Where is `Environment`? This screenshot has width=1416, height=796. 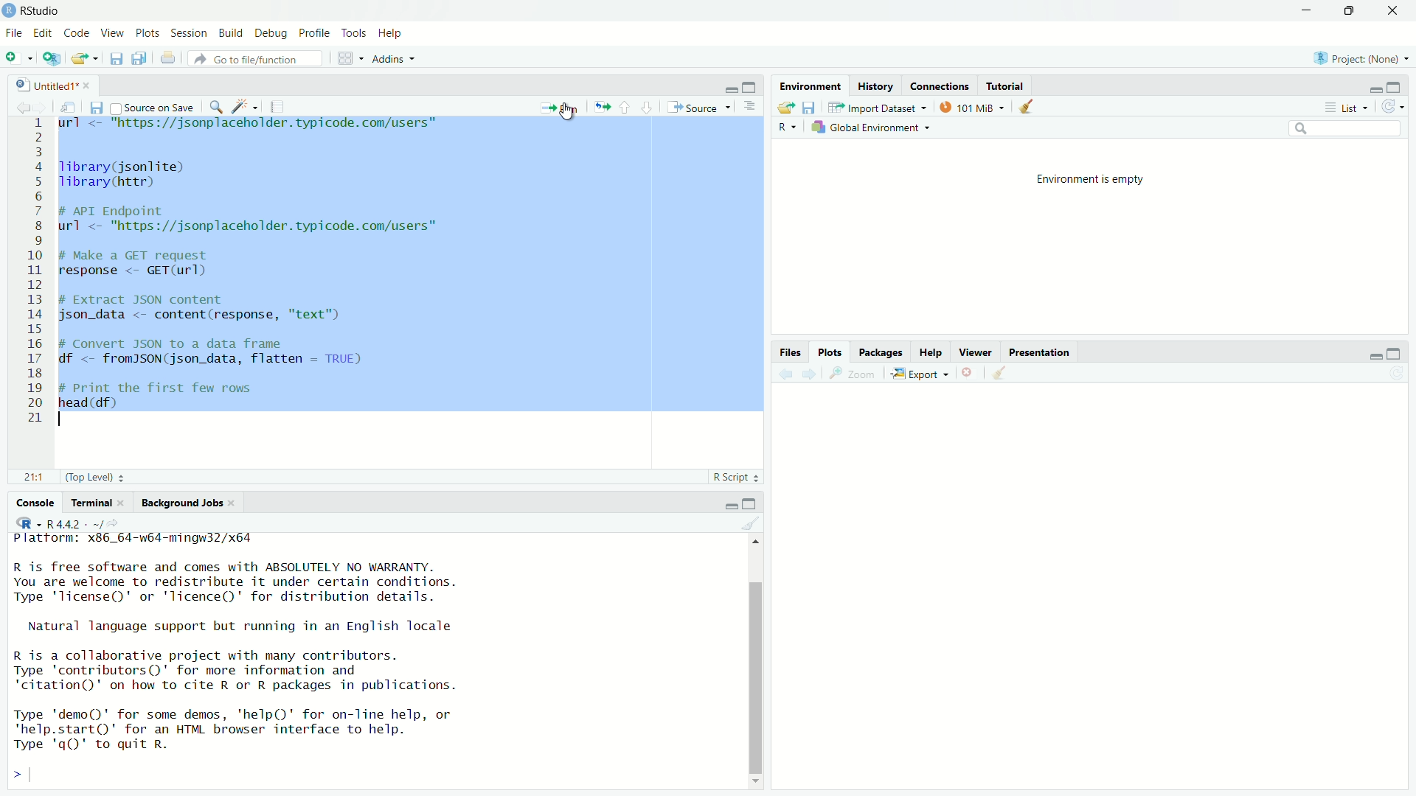 Environment is located at coordinates (811, 88).